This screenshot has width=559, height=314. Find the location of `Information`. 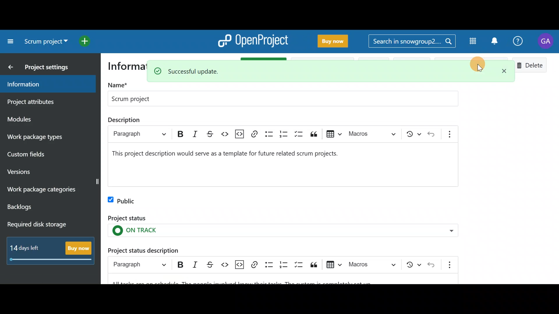

Information is located at coordinates (45, 84).